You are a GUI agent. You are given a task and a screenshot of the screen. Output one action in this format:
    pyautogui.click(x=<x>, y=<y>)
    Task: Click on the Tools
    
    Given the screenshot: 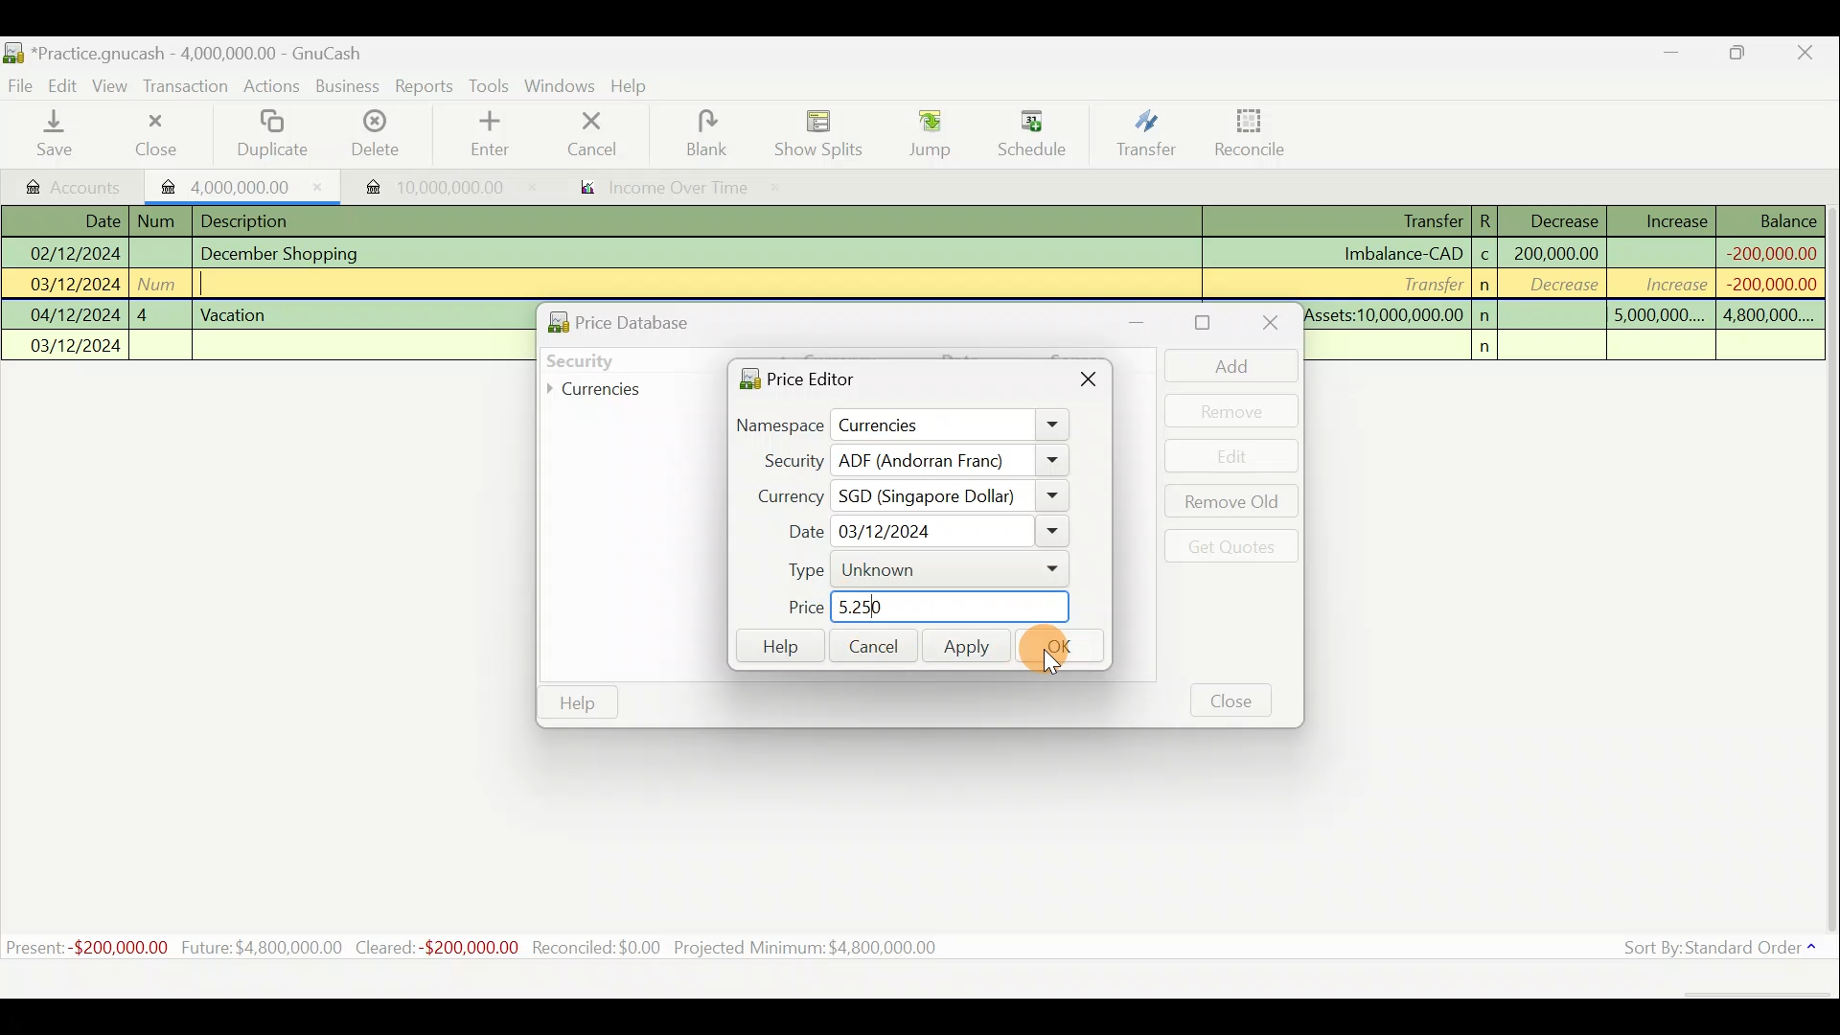 What is the action you would take?
    pyautogui.click(x=491, y=84)
    